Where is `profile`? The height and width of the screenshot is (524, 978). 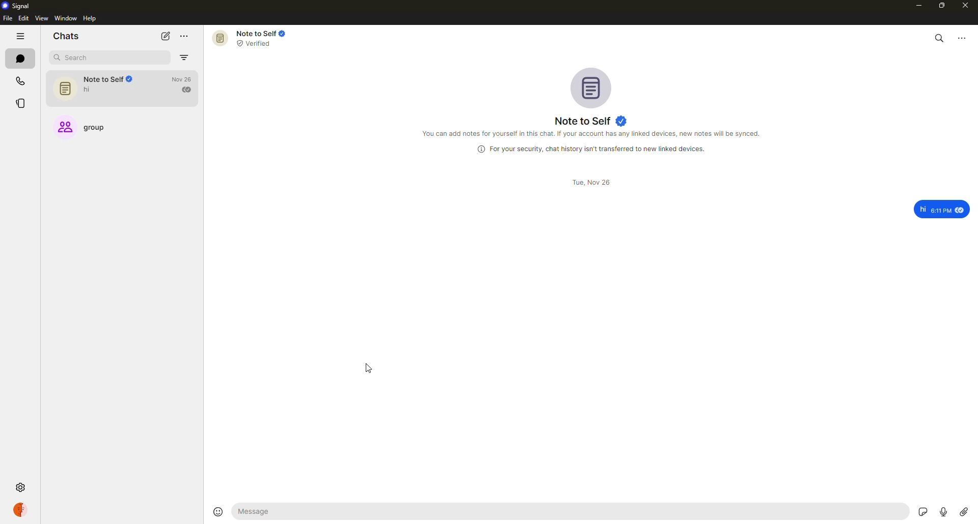 profile is located at coordinates (19, 510).